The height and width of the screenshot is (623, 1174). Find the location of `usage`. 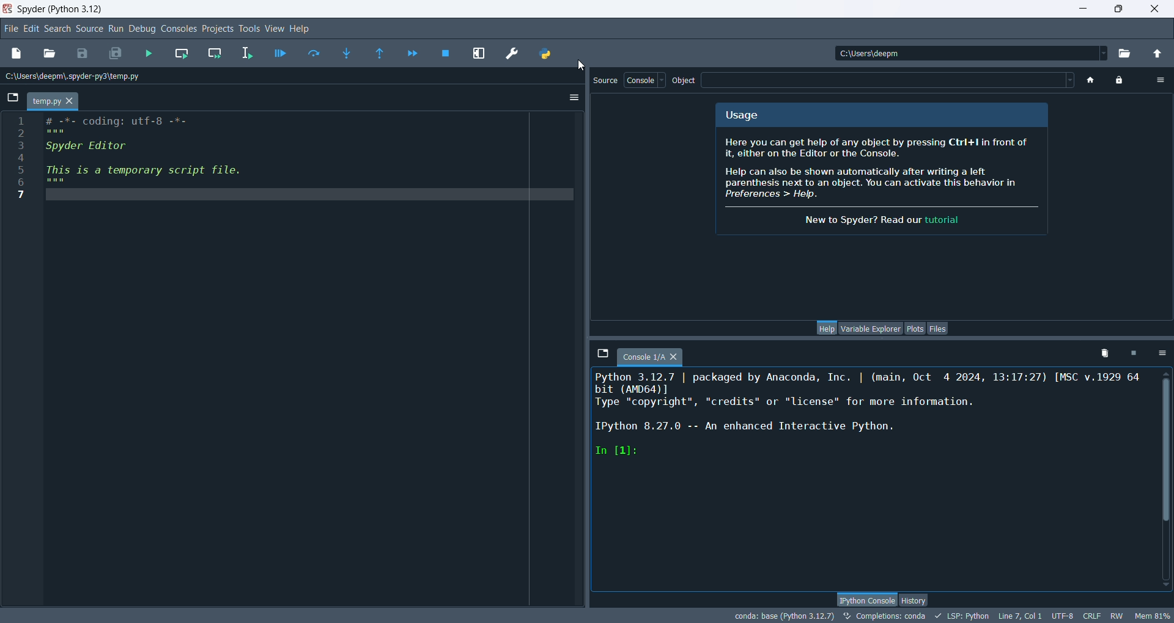

usage is located at coordinates (884, 114).